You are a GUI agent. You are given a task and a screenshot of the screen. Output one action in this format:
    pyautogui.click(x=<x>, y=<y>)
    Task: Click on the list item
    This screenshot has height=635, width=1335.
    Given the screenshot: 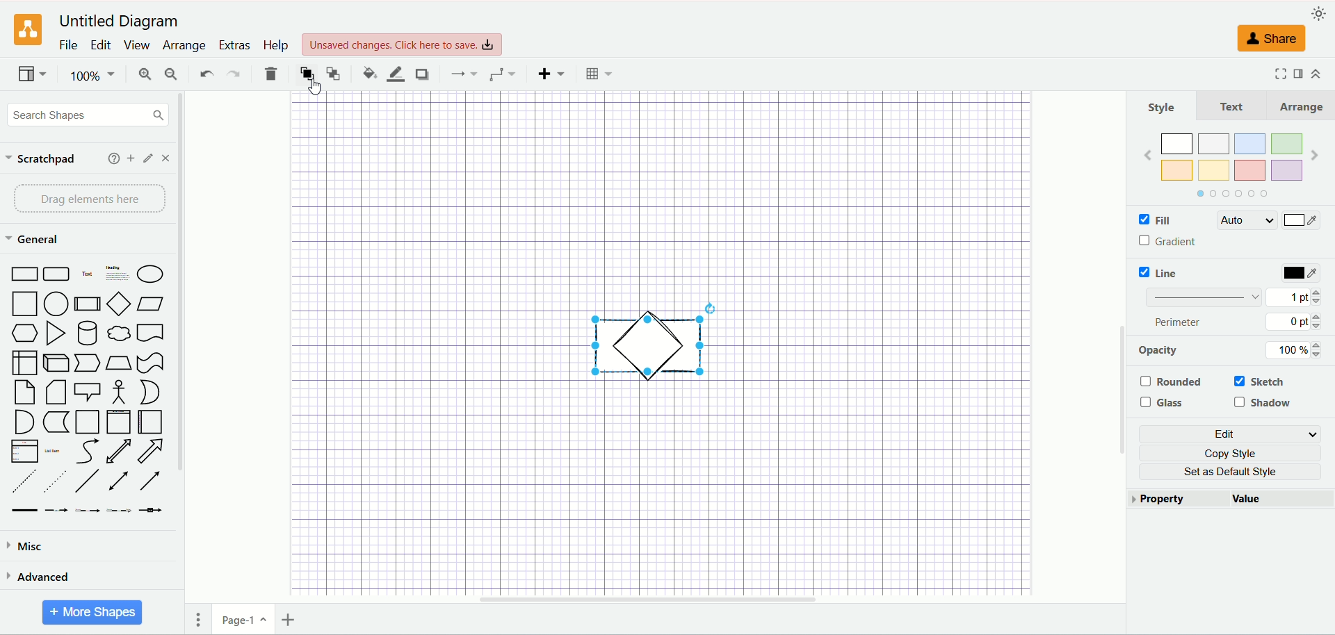 What is the action you would take?
    pyautogui.click(x=59, y=451)
    